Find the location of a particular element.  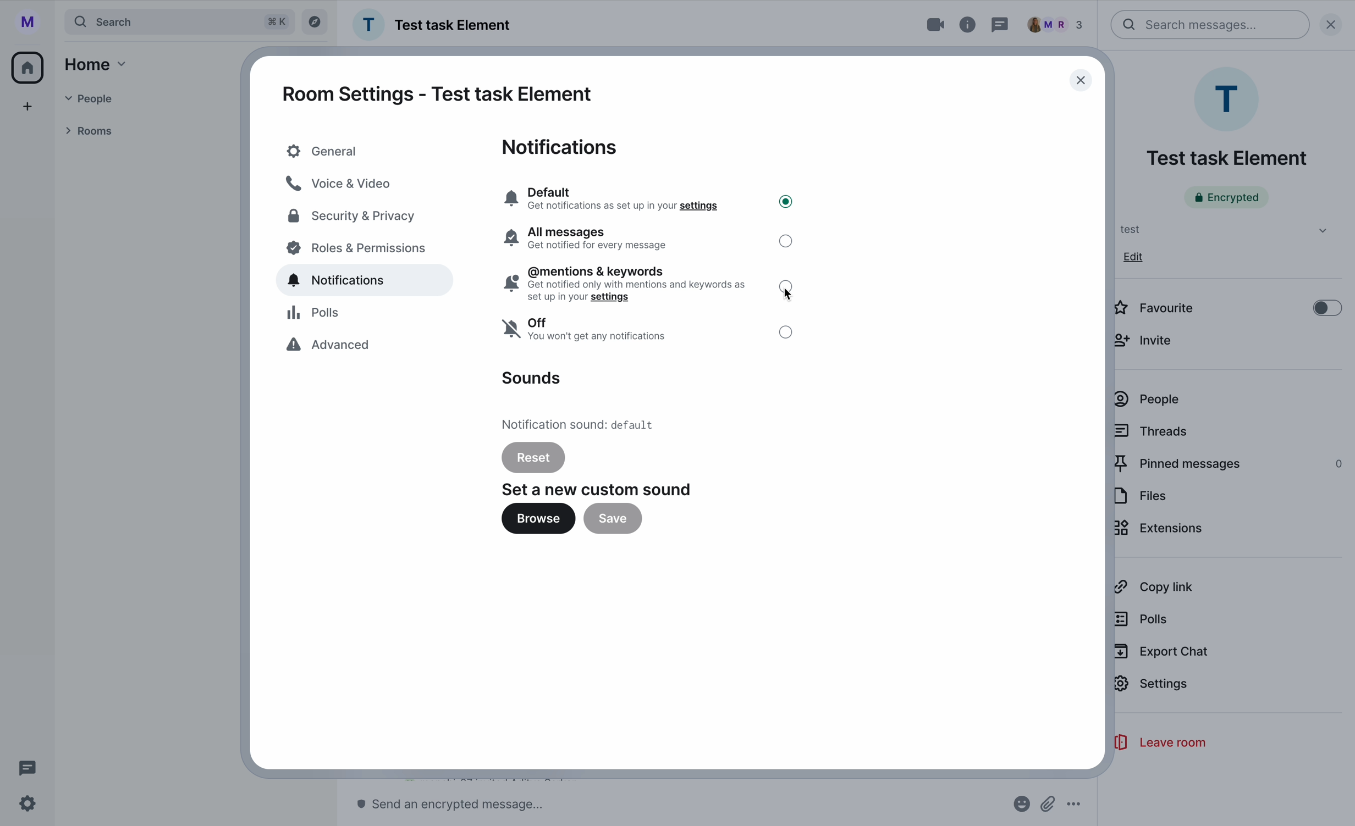

click on notifications is located at coordinates (368, 282).